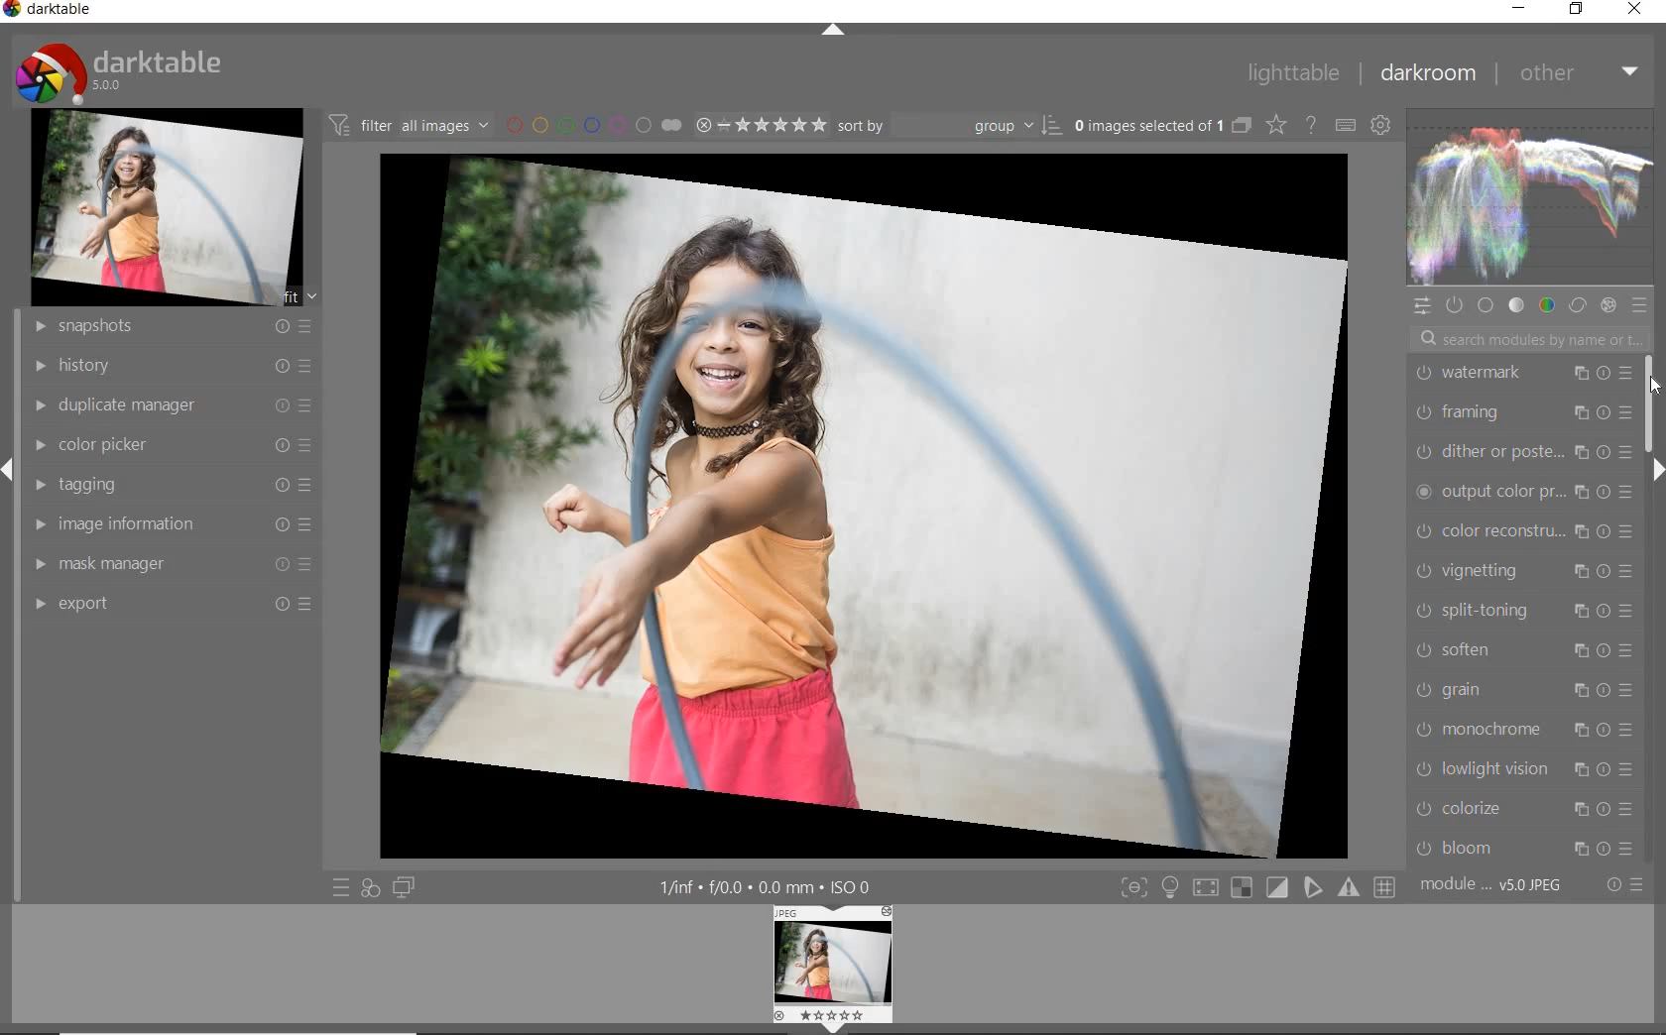  What do you see at coordinates (1278, 127) in the screenshot?
I see `change type of overlay` at bounding box center [1278, 127].